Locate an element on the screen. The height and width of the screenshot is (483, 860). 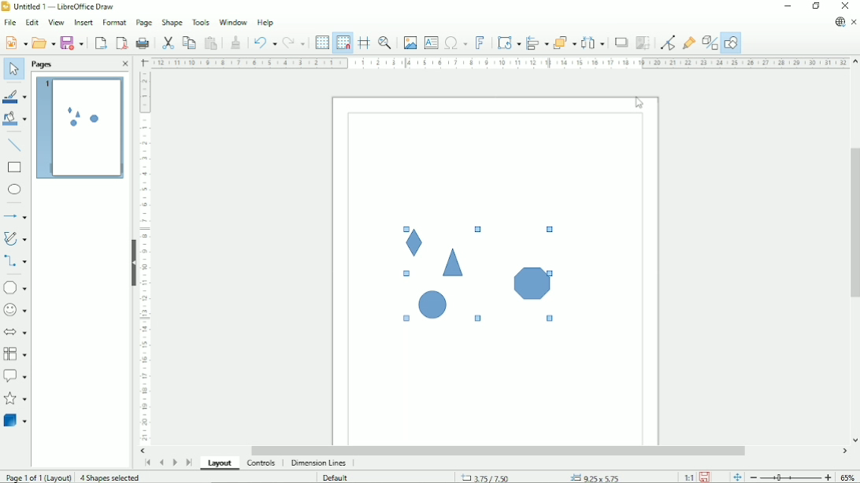
Paste is located at coordinates (211, 42).